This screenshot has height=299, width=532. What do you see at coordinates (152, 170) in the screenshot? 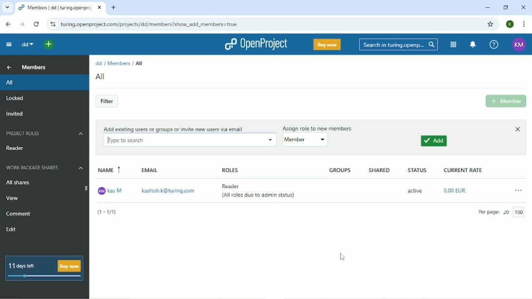
I see `Email` at bounding box center [152, 170].